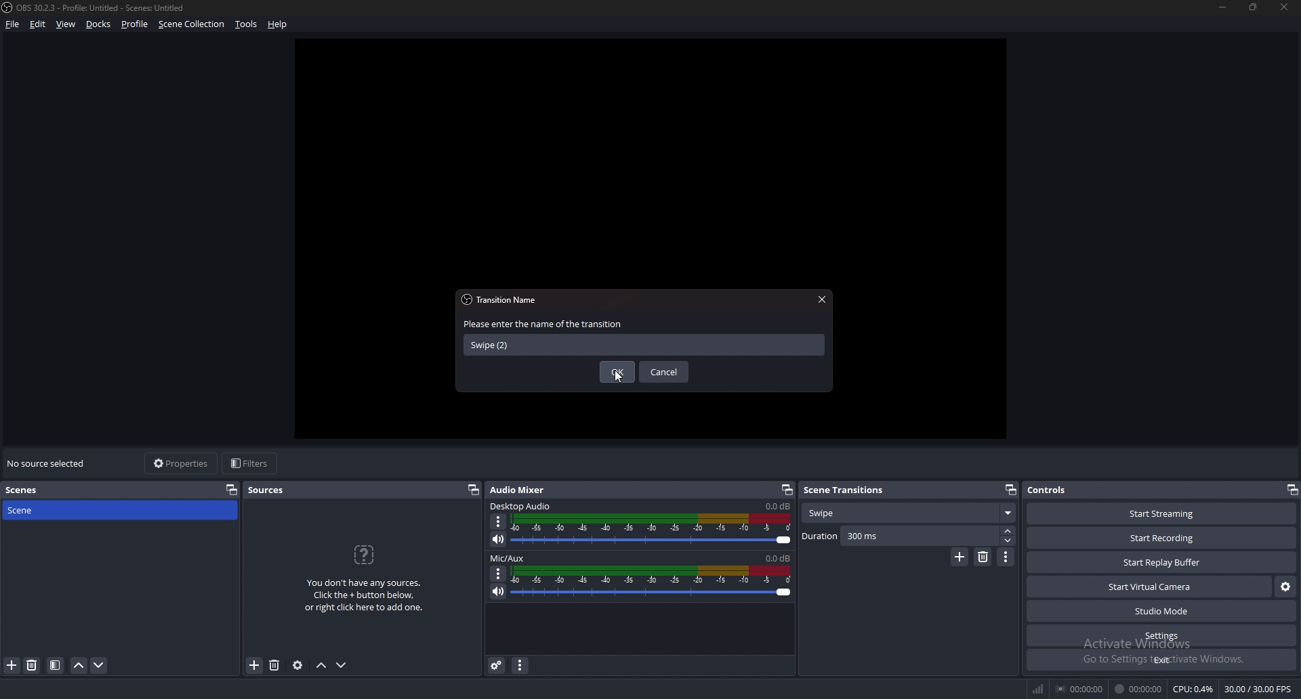  I want to click on pop out, so click(787, 490).